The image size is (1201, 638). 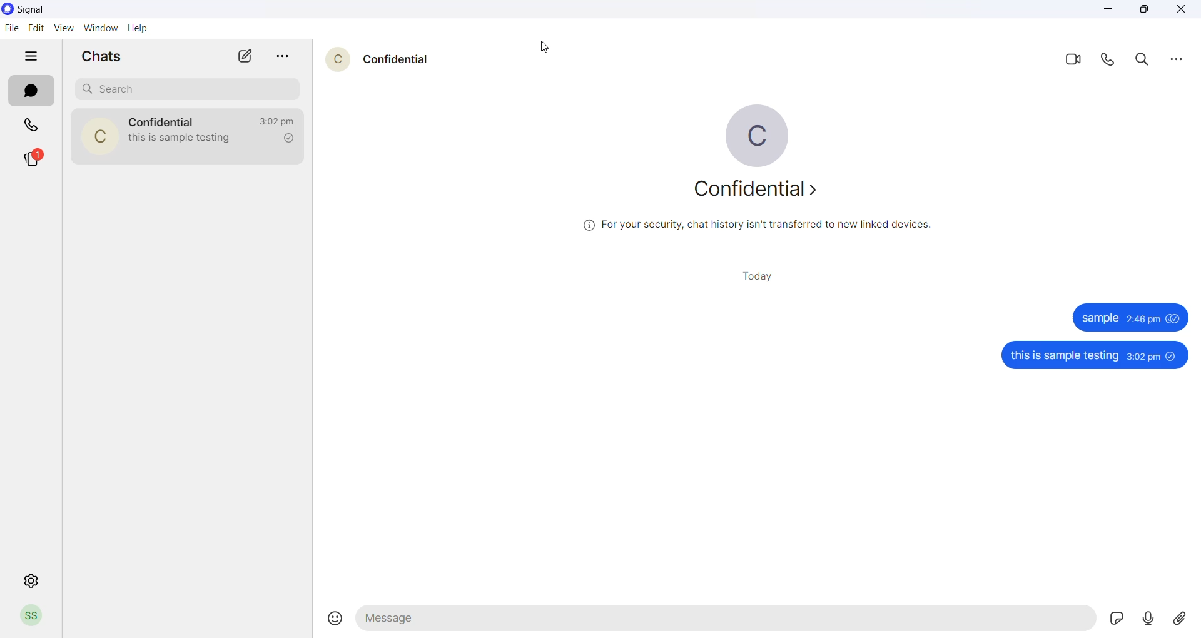 I want to click on read recipient , so click(x=286, y=139).